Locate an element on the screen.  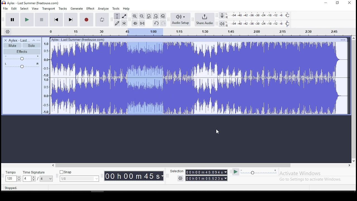
enable looping is located at coordinates (102, 20).